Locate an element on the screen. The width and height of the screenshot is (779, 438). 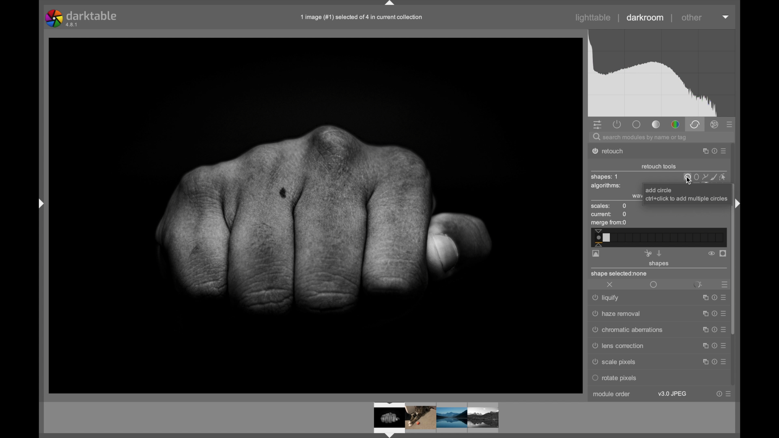
photo is located at coordinates (316, 215).